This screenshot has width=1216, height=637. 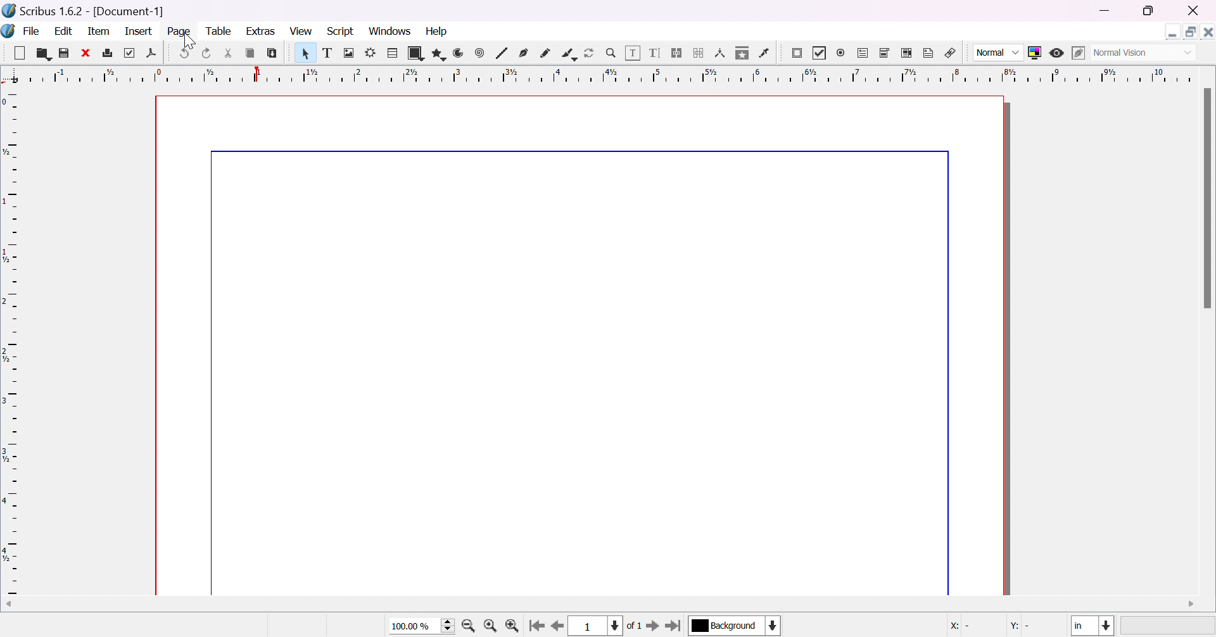 I want to click on edit contents of frame, so click(x=635, y=54).